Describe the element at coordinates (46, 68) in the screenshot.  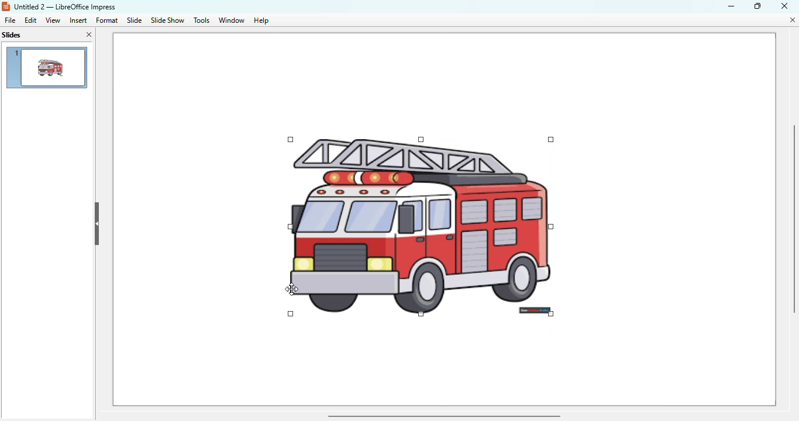
I see `slide 1 preview modified` at that location.